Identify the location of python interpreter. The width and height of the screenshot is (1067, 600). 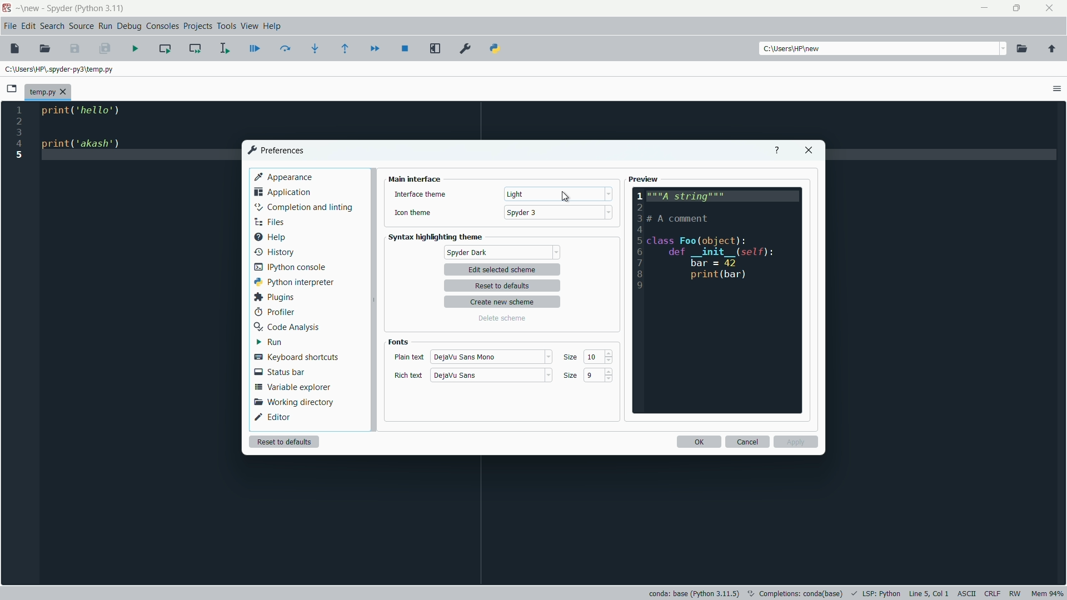
(292, 282).